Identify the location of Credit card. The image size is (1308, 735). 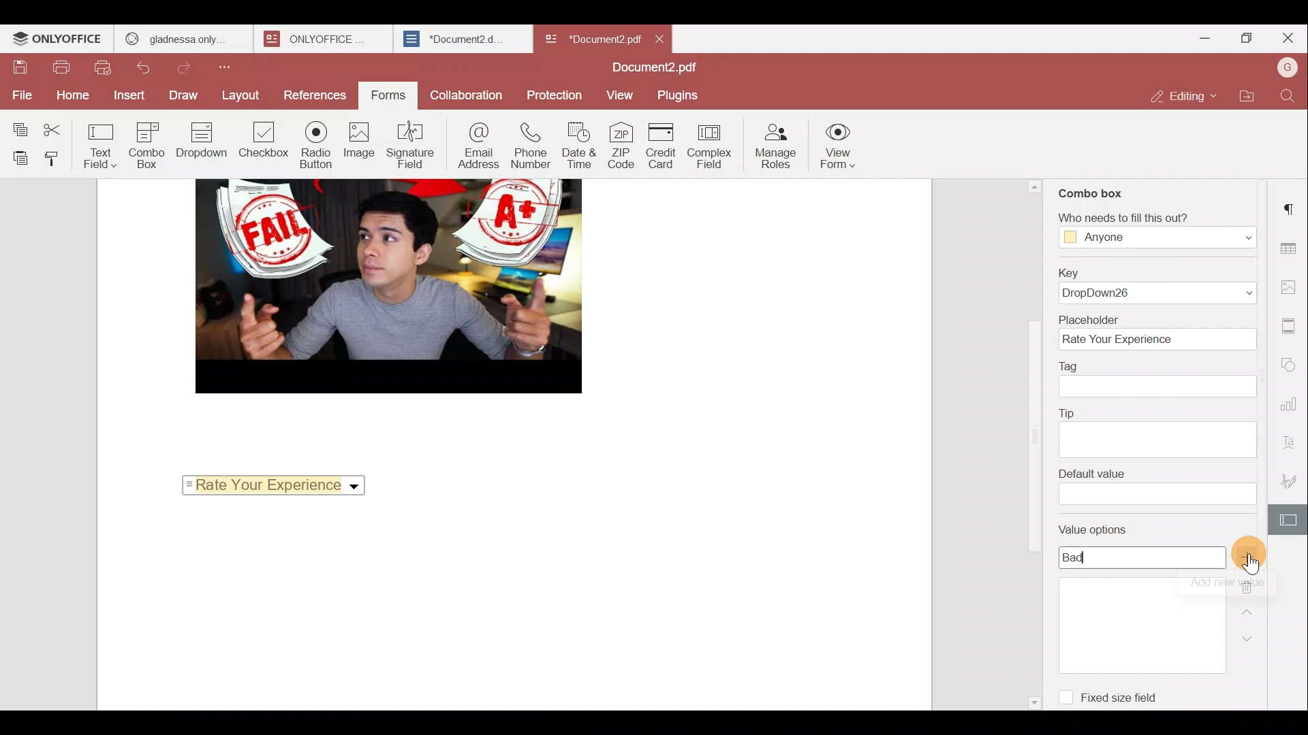
(663, 146).